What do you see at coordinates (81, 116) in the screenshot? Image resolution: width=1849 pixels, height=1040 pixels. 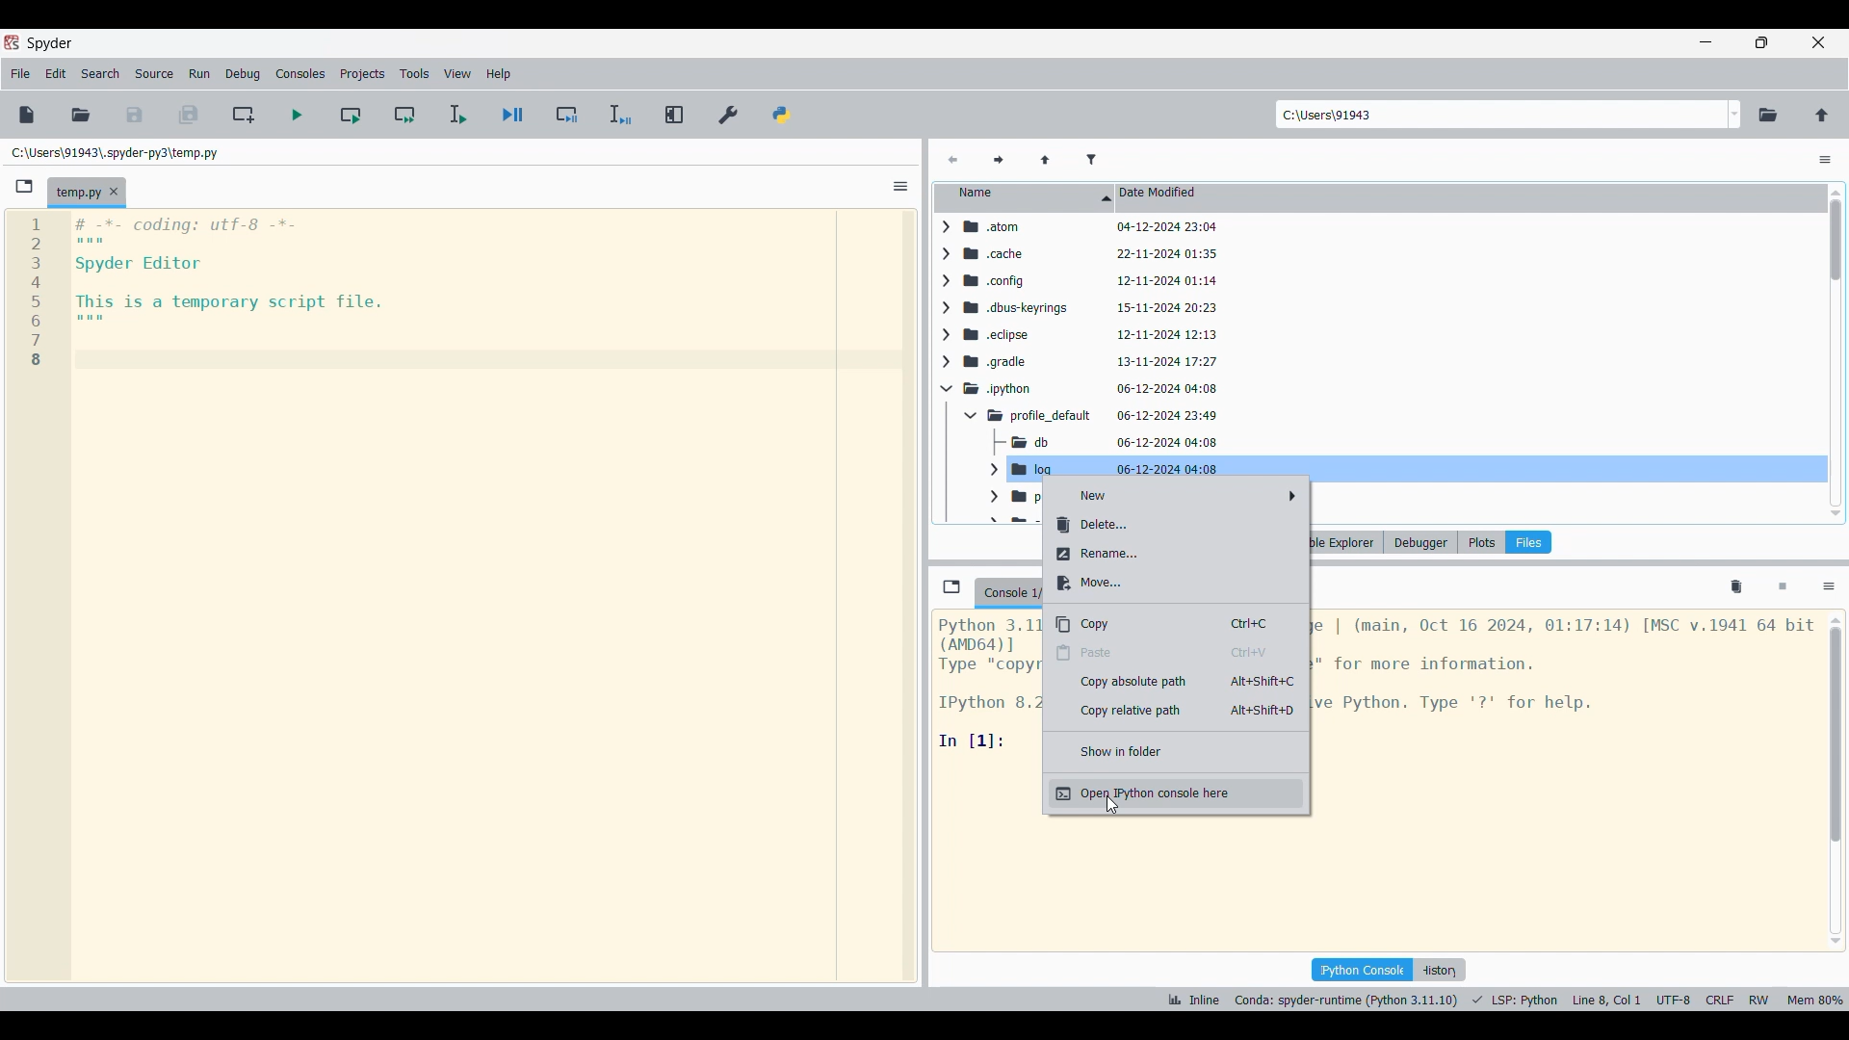 I see `Open file` at bounding box center [81, 116].